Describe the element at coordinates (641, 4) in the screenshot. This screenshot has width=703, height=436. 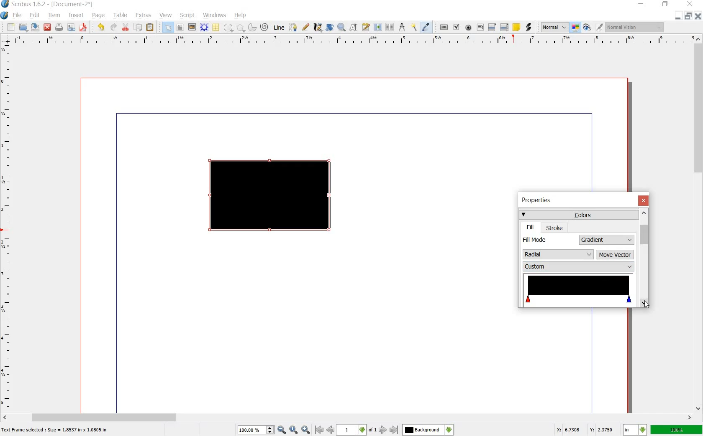
I see `minimize` at that location.